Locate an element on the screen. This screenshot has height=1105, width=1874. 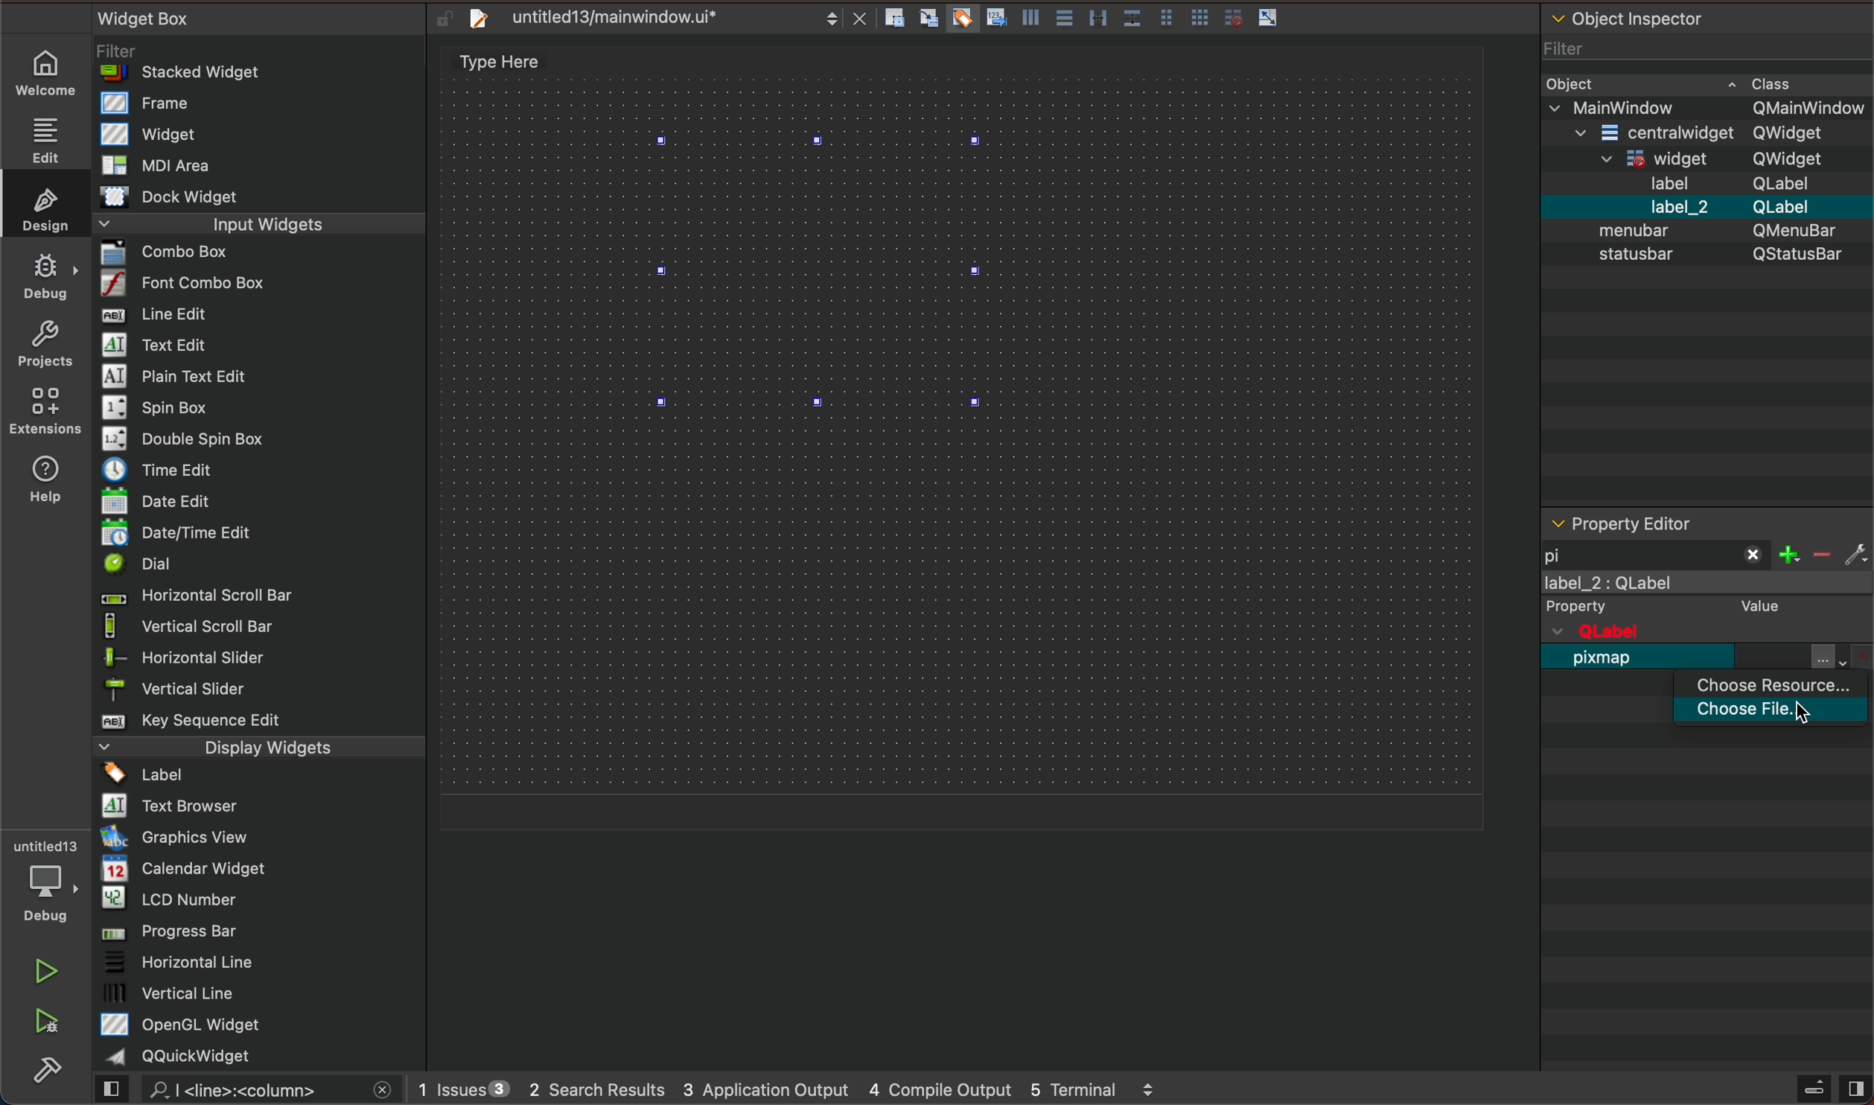
object inspector is located at coordinates (1704, 255).